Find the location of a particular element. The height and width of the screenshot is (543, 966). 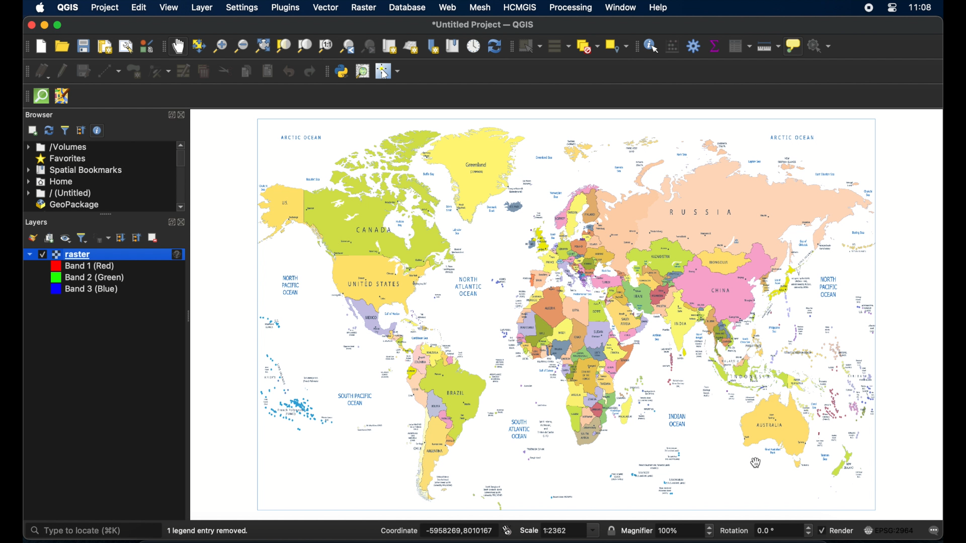

modify attributes is located at coordinates (183, 71).